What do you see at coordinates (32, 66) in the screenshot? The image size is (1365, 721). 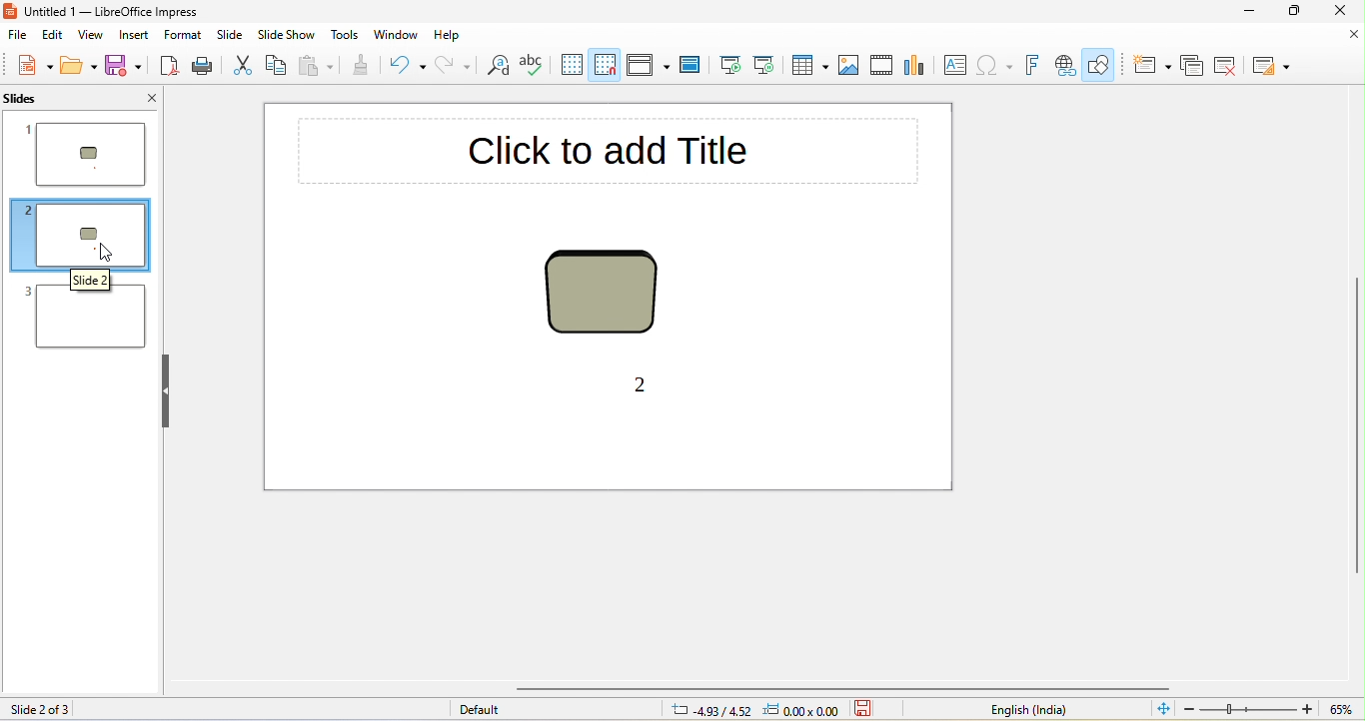 I see `new` at bounding box center [32, 66].